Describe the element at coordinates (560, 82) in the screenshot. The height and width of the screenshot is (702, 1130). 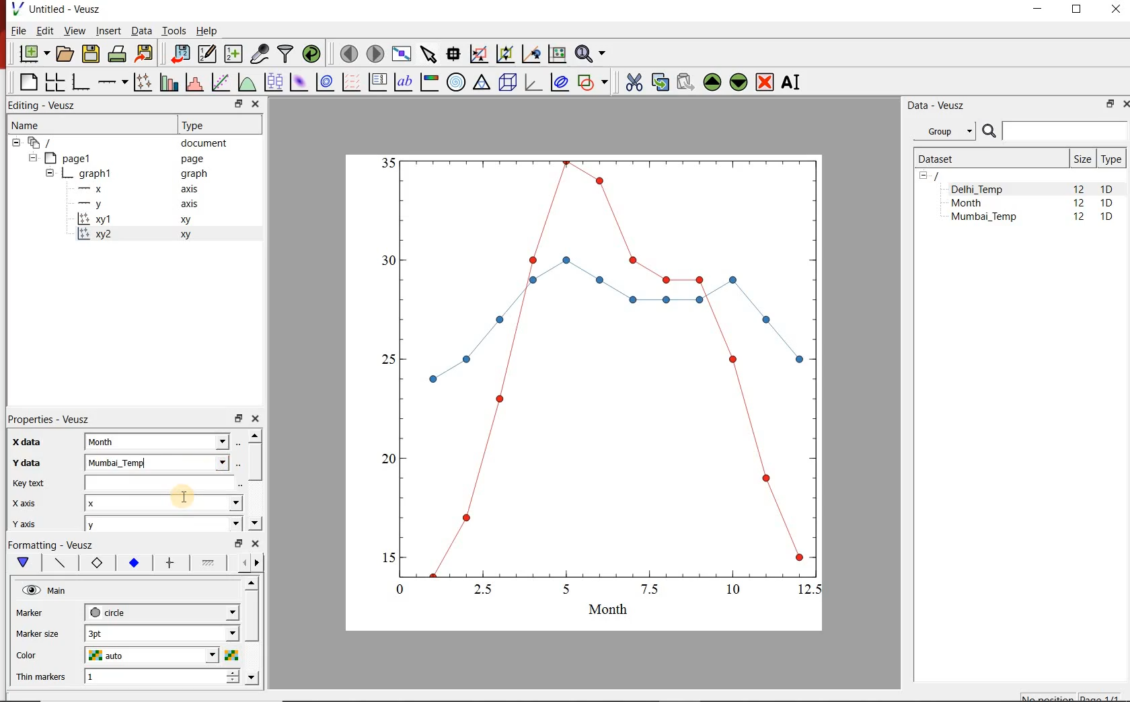
I see `plot covariance ellipses` at that location.